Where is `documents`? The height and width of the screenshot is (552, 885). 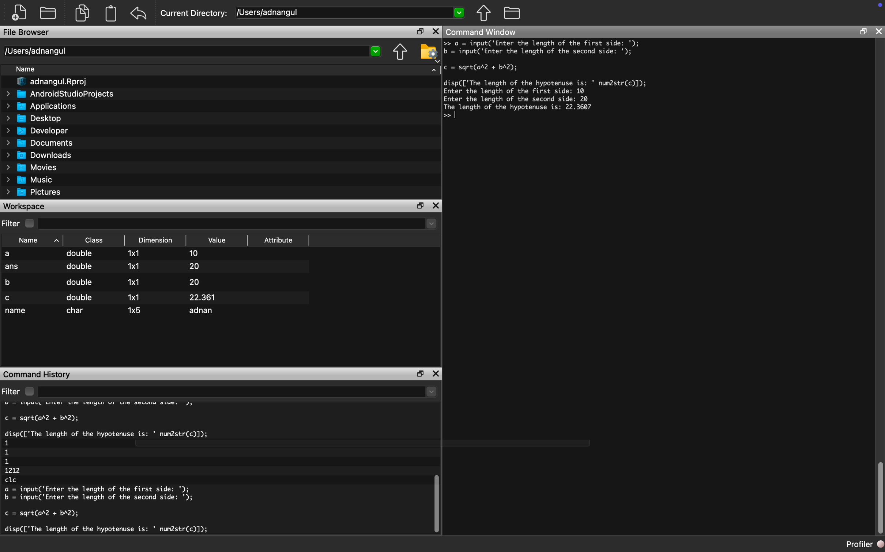 documents is located at coordinates (82, 12).